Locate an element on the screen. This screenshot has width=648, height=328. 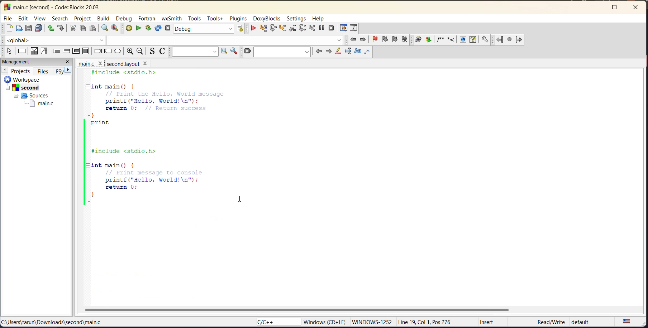
debug is located at coordinates (125, 19).